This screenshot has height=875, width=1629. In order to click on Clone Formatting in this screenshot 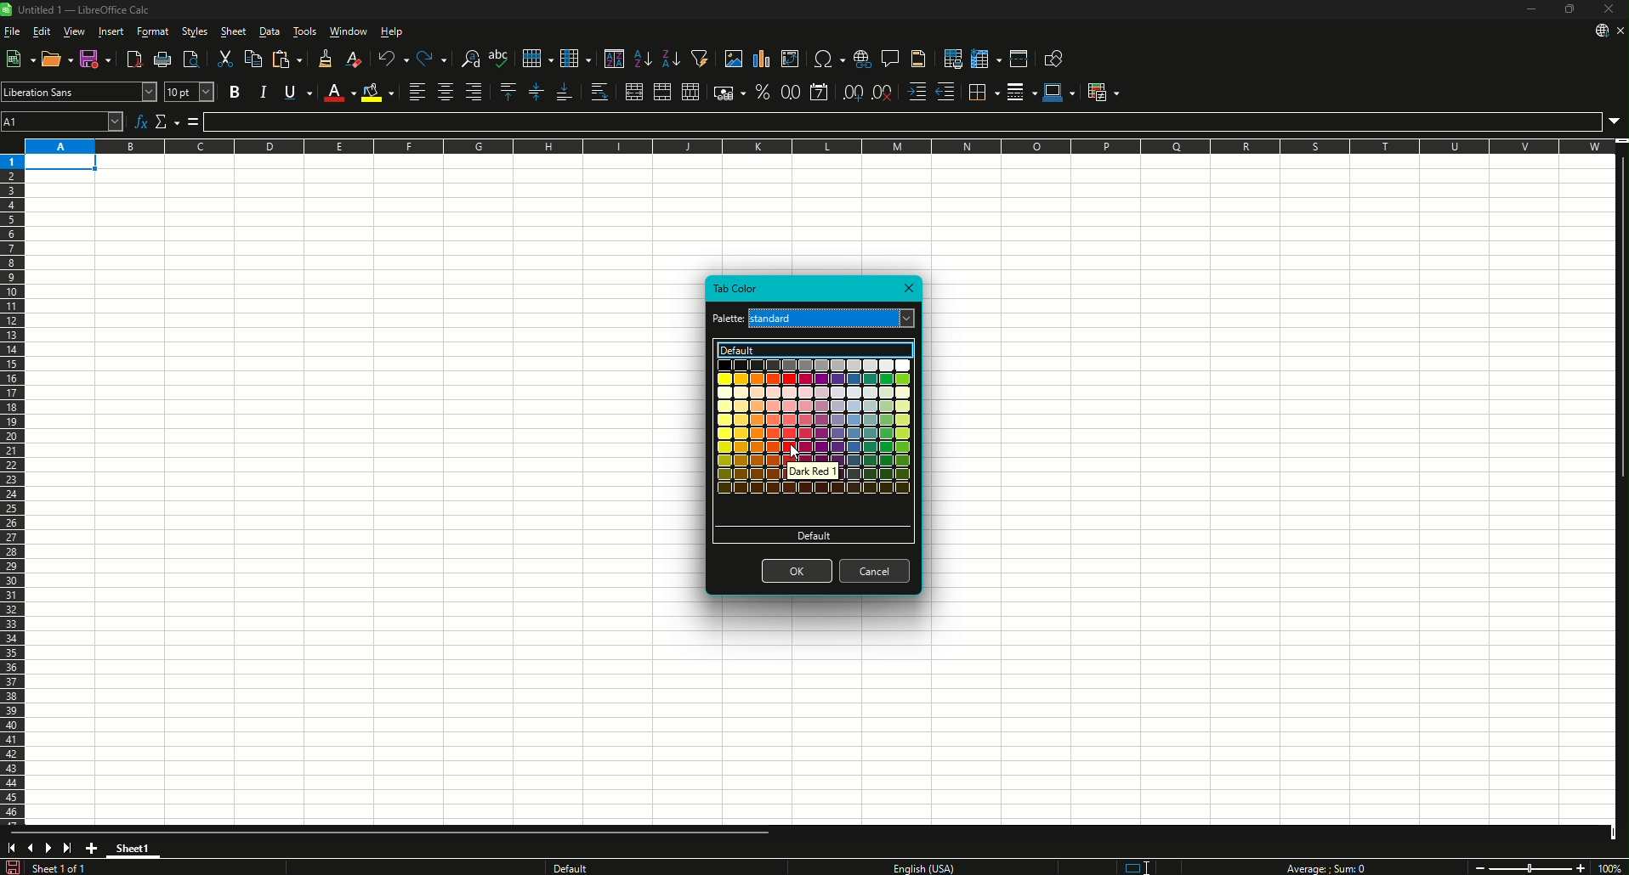, I will do `click(327, 59)`.